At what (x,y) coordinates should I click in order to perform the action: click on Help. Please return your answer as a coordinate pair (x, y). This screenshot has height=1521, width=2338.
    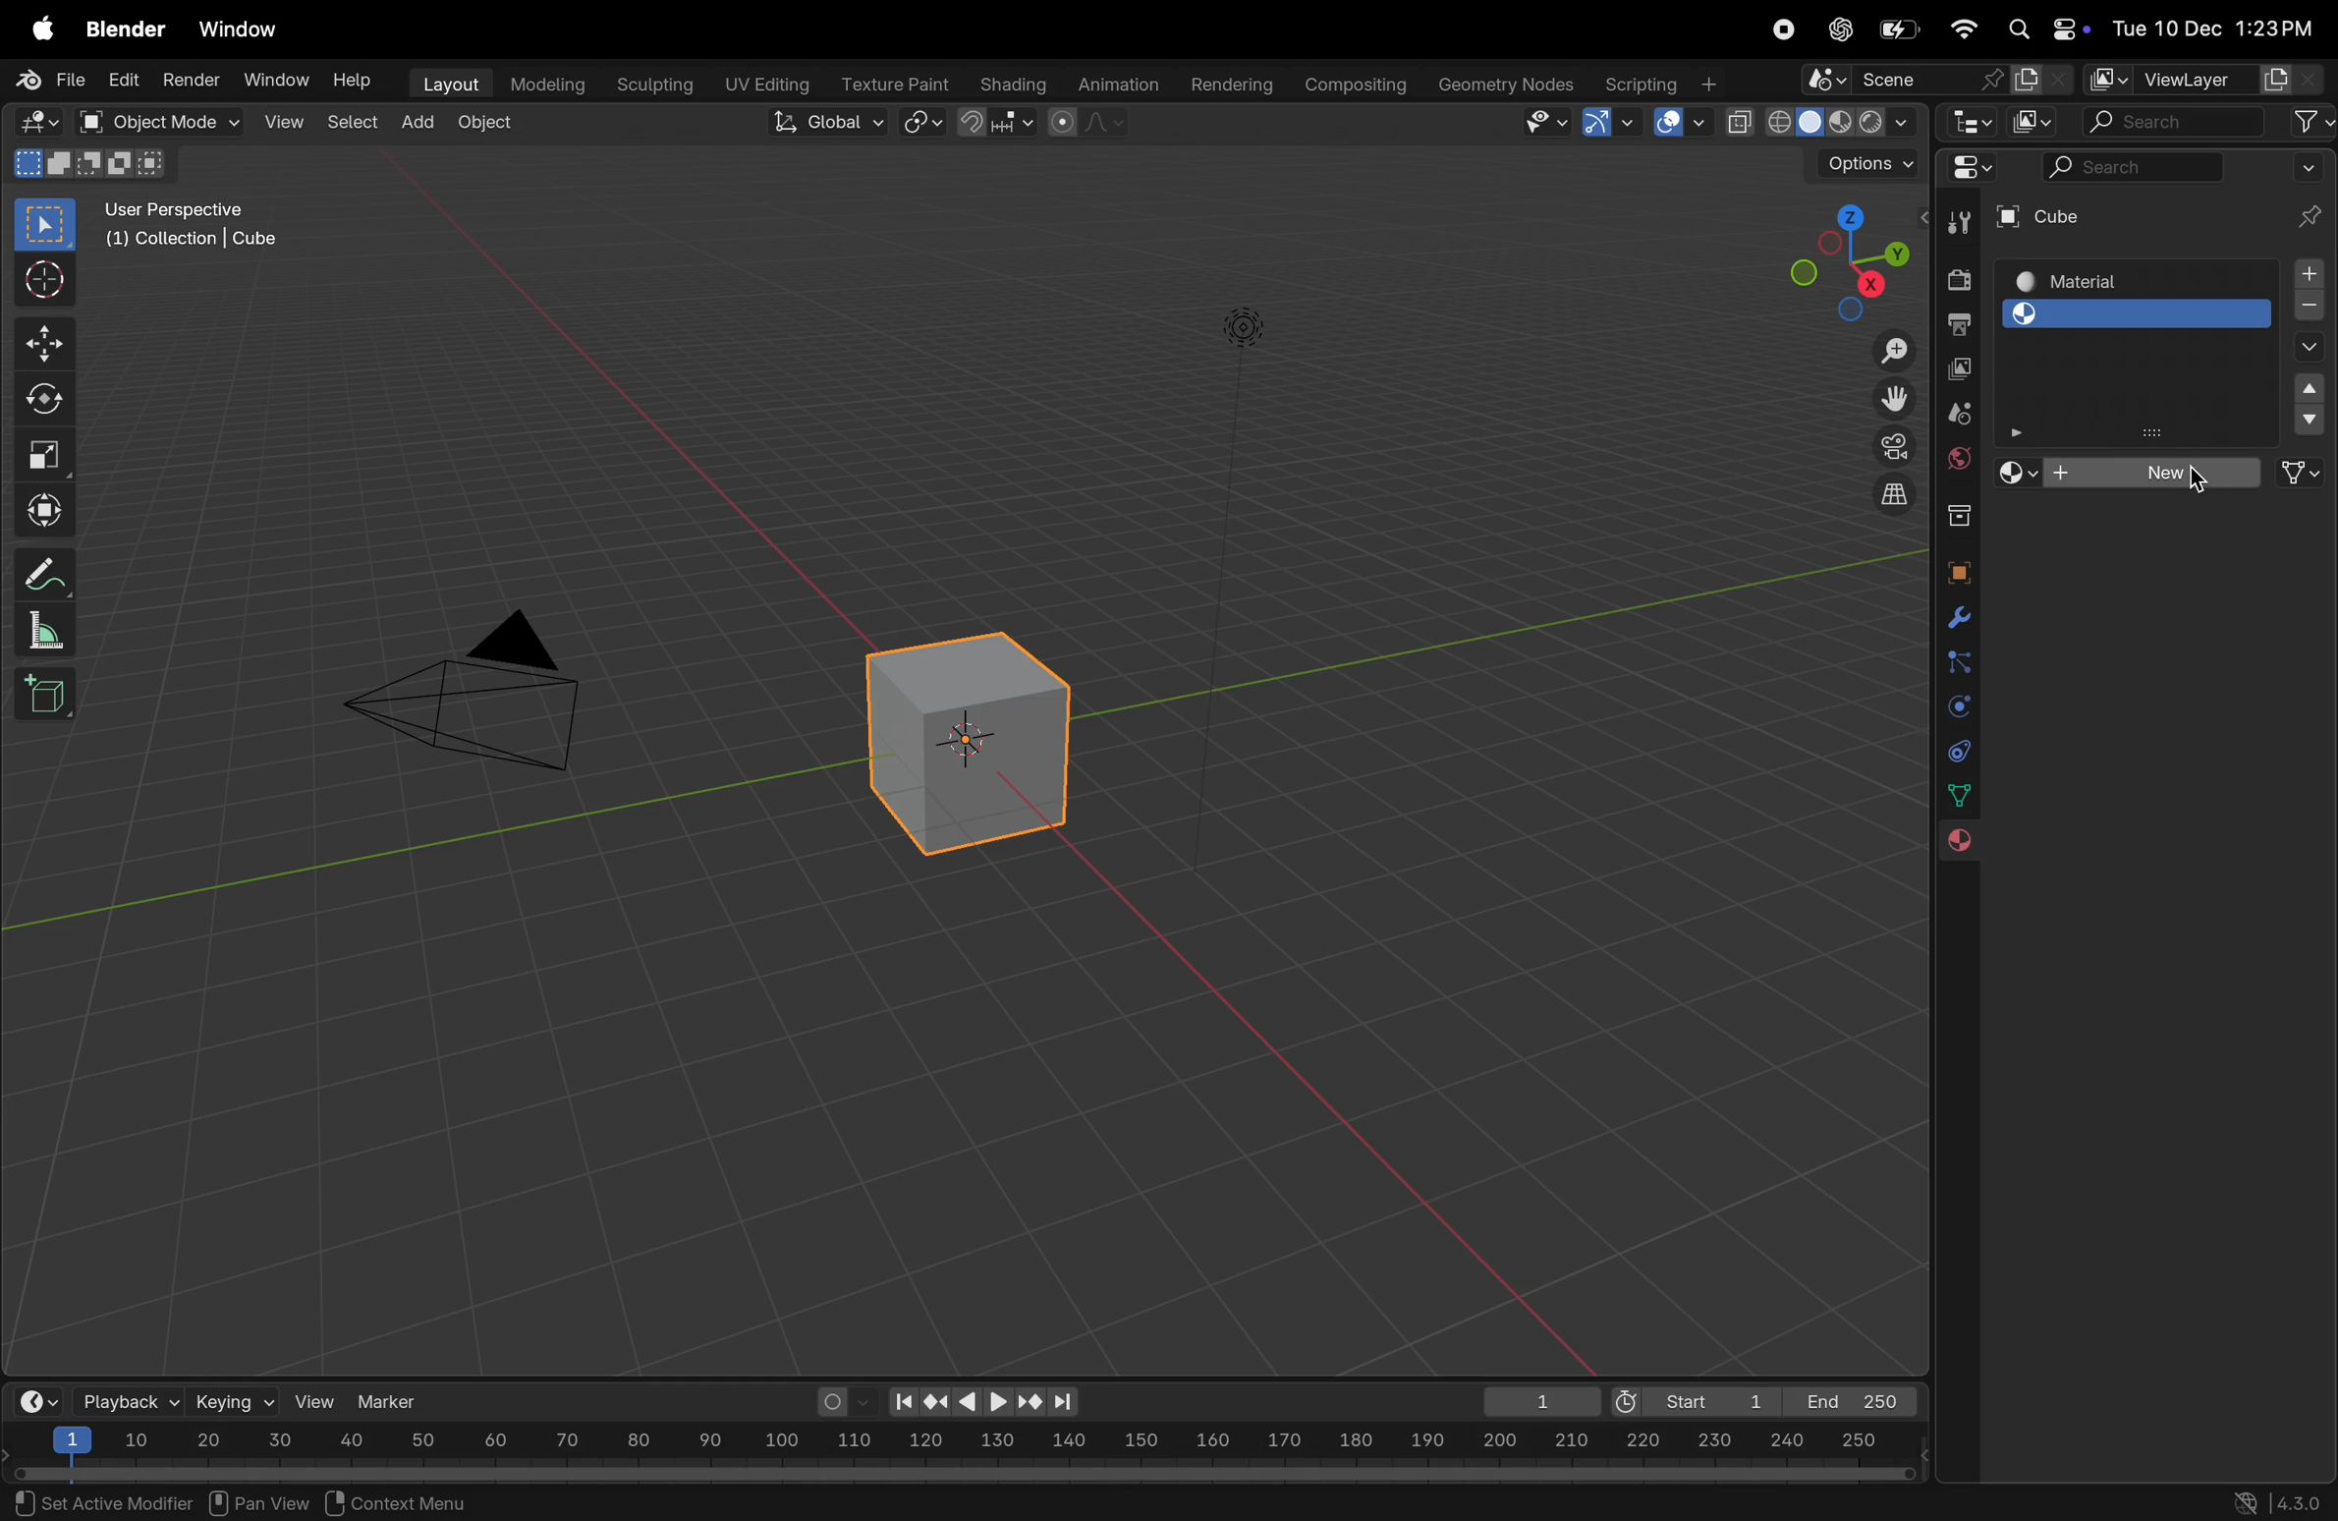
    Looking at the image, I should click on (357, 82).